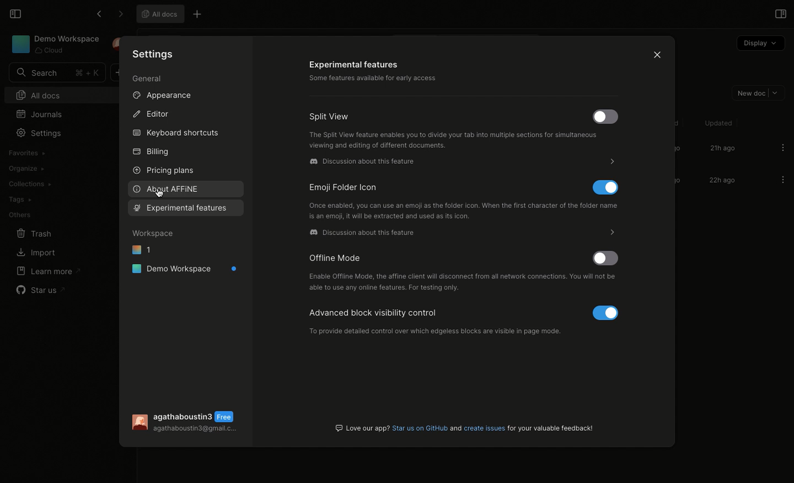  What do you see at coordinates (29, 184) in the screenshot?
I see `Collections` at bounding box center [29, 184].